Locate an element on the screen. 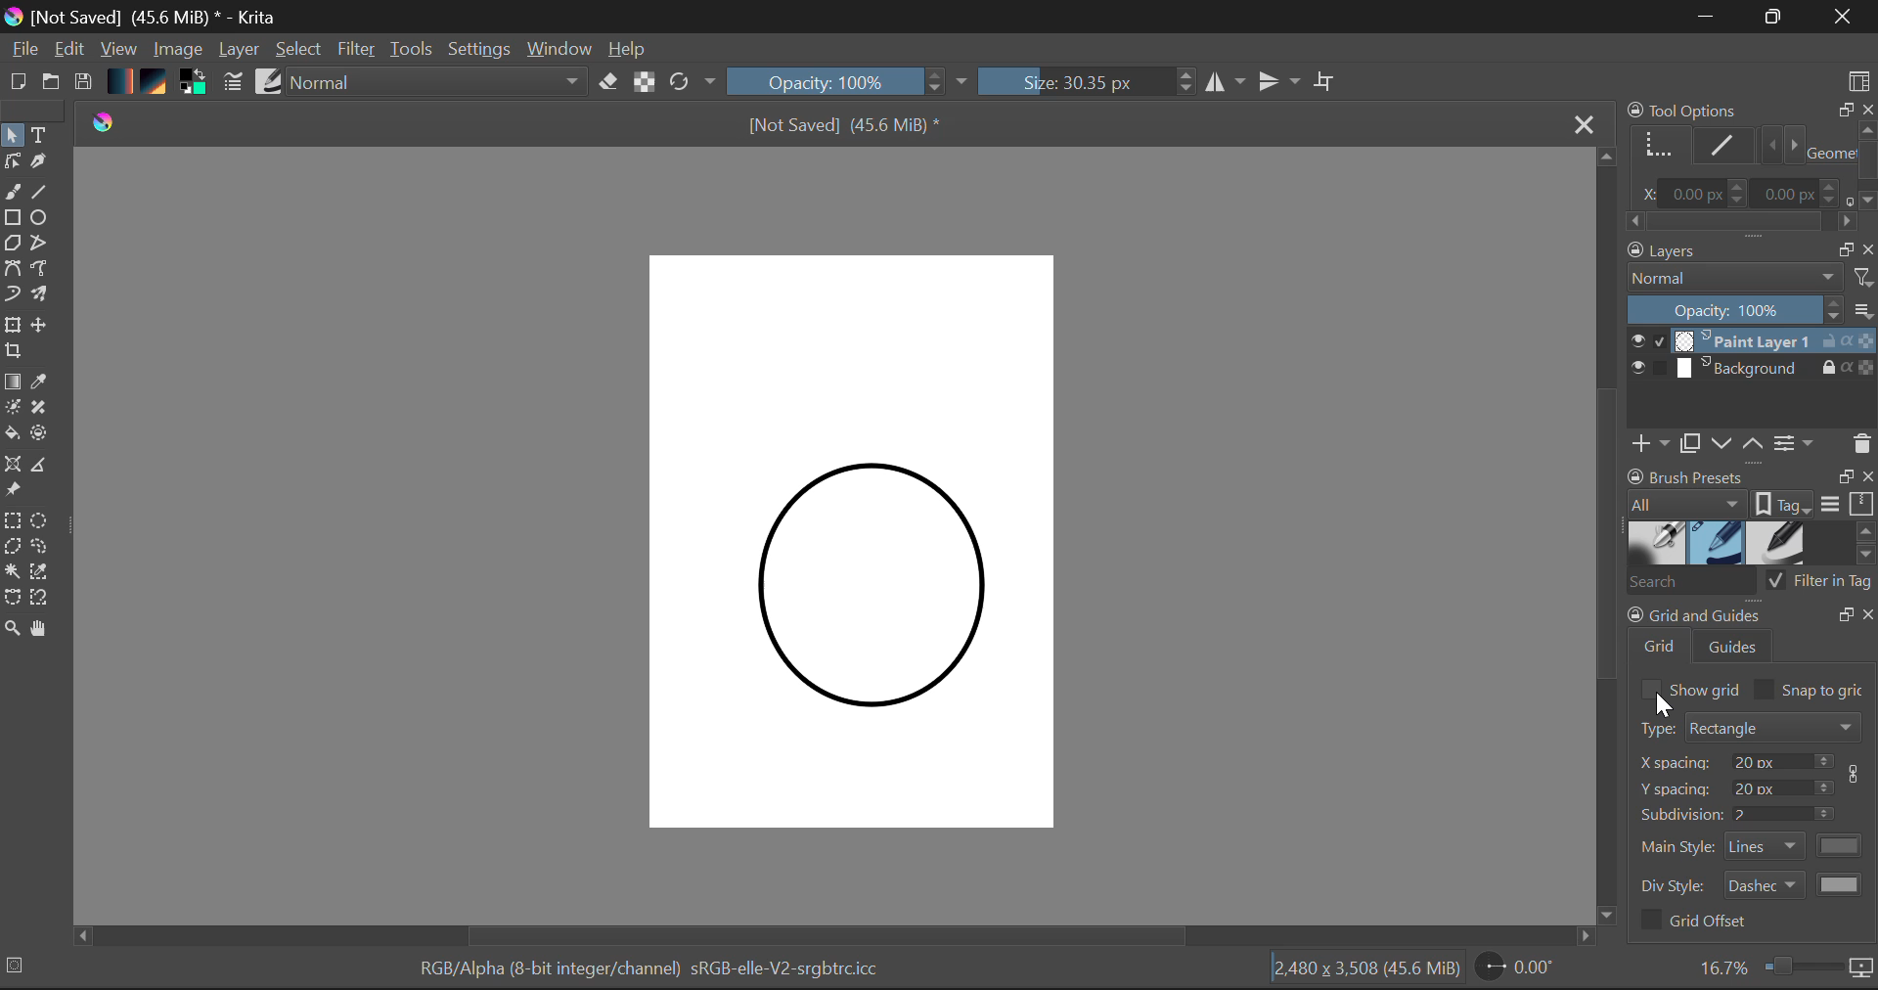 The width and height of the screenshot is (1878, 990). Colors in use is located at coordinates (198, 85).